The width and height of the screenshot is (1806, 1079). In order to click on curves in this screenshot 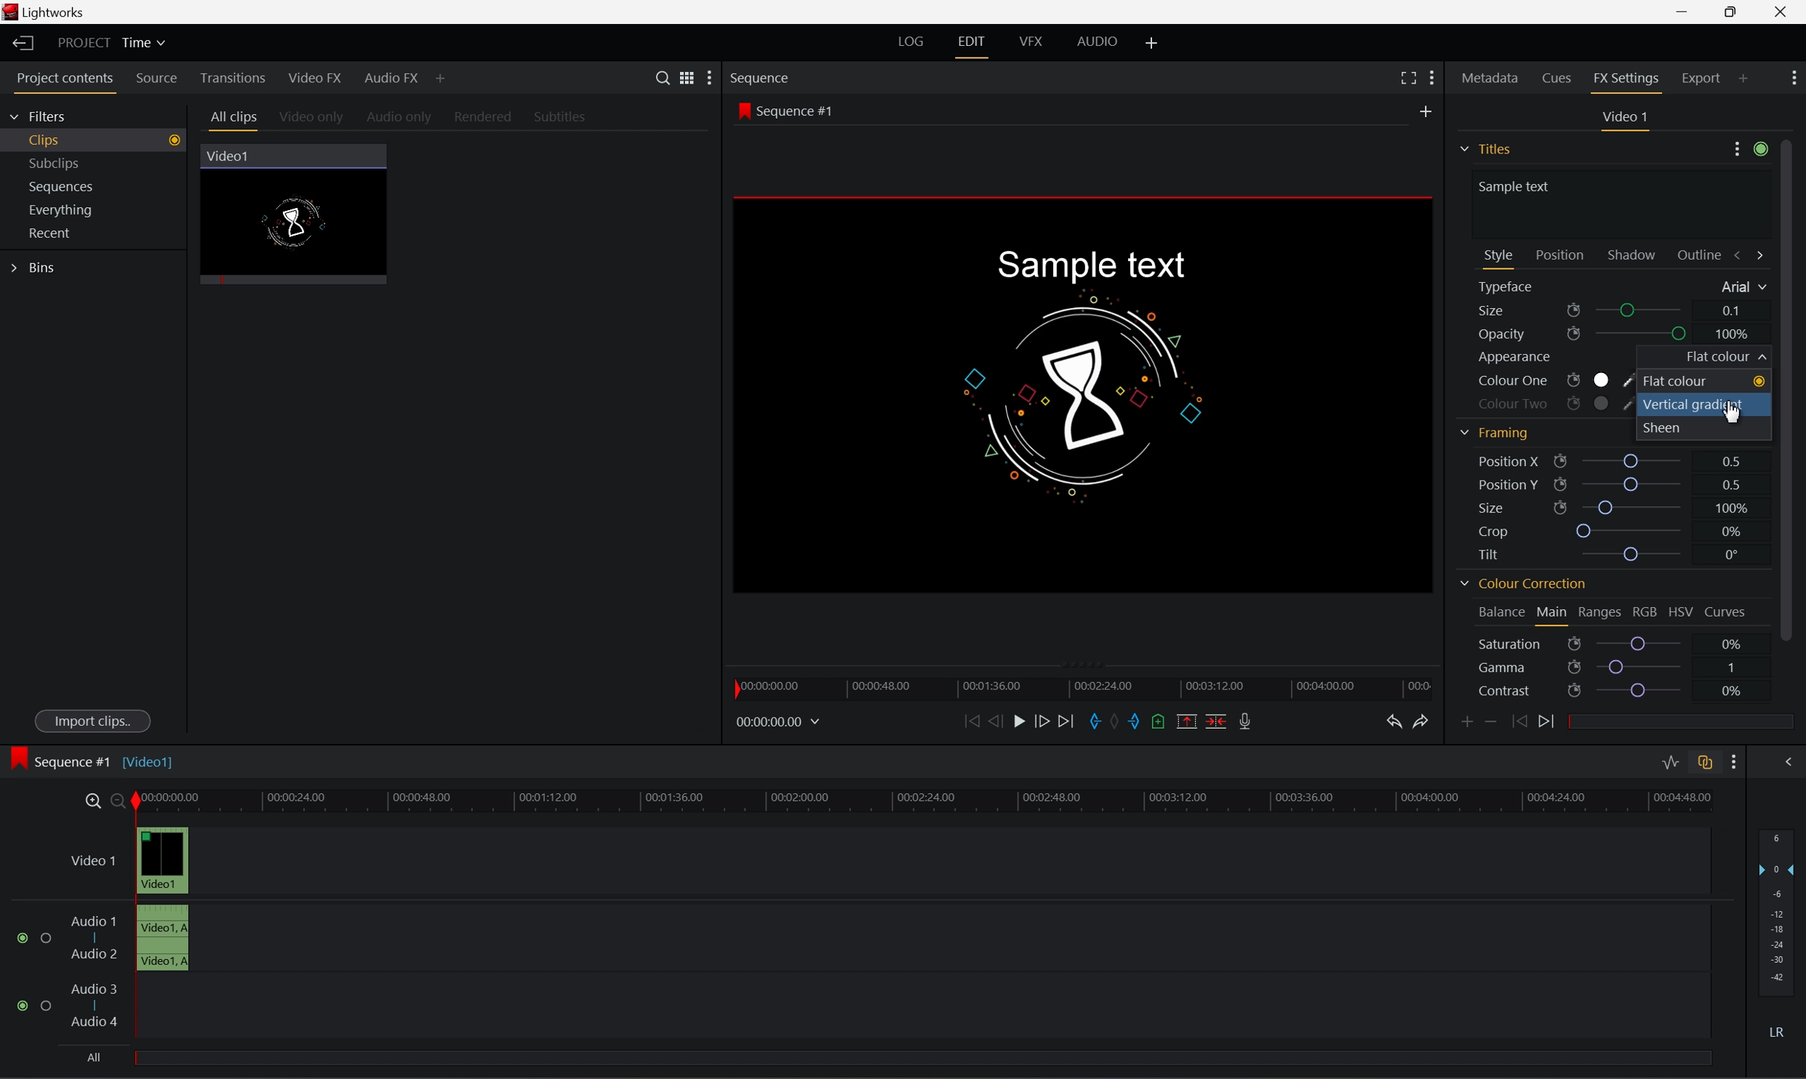, I will do `click(1726, 613)`.